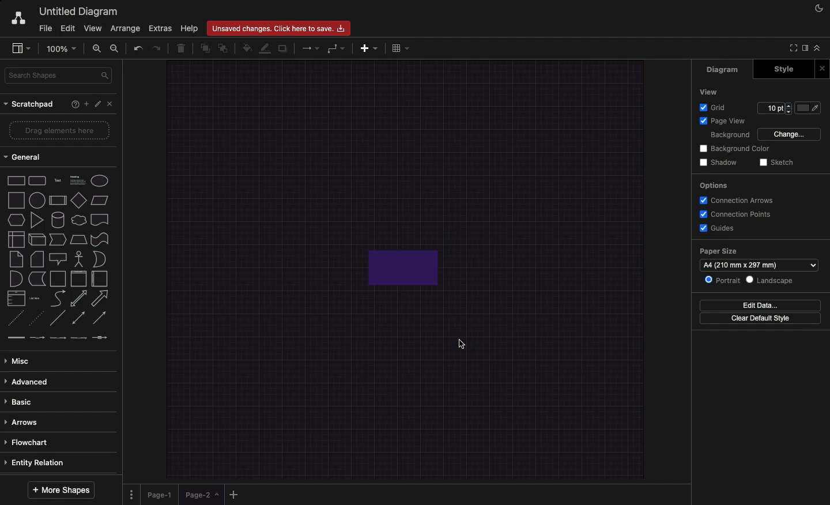  Describe the element at coordinates (408, 266) in the screenshot. I see `Purple rectangle` at that location.